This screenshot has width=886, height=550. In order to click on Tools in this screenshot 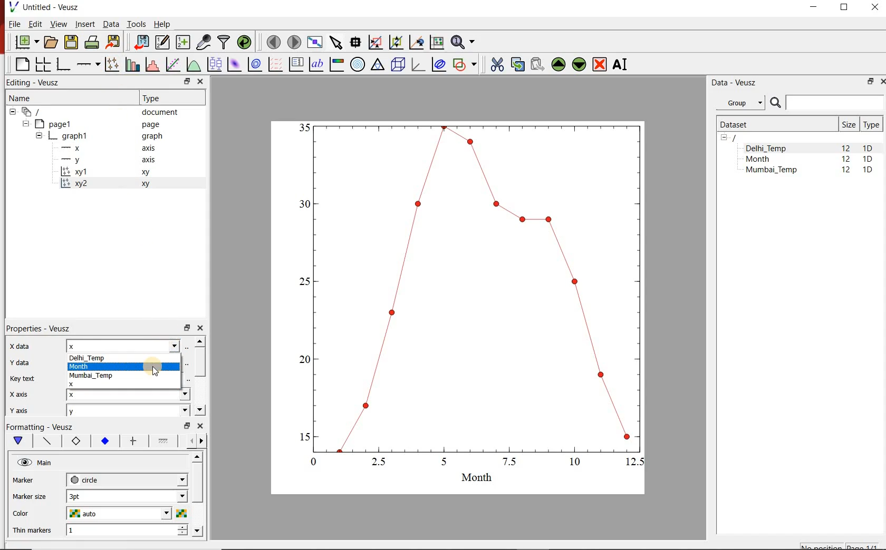, I will do `click(137, 24)`.